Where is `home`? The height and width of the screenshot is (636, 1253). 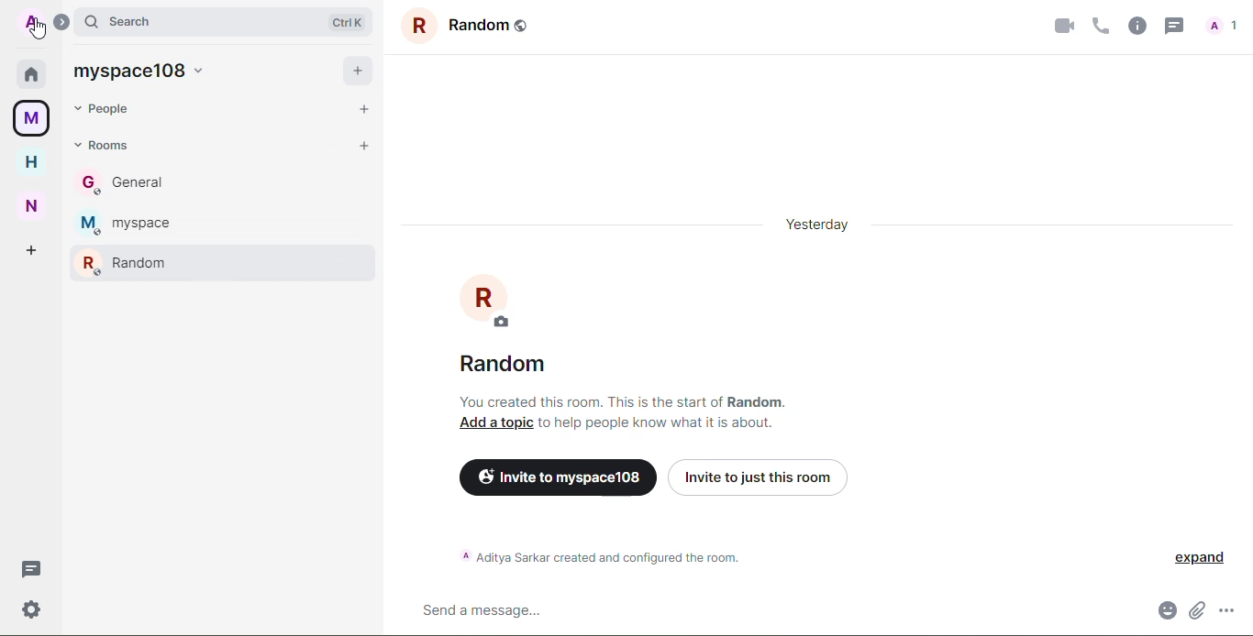 home is located at coordinates (30, 161).